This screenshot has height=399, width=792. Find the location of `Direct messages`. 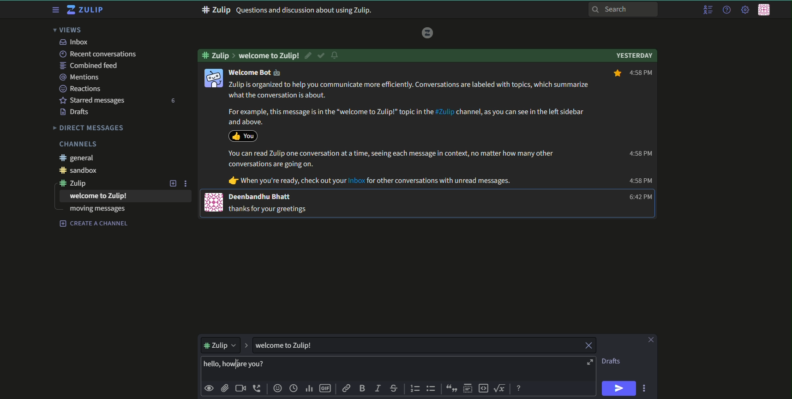

Direct messages is located at coordinates (89, 127).